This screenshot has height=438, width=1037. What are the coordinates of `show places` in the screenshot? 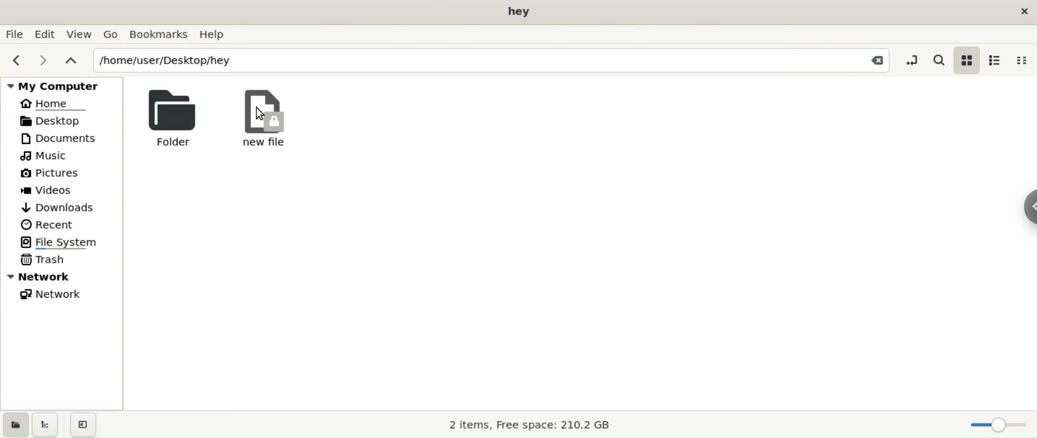 It's located at (15, 427).